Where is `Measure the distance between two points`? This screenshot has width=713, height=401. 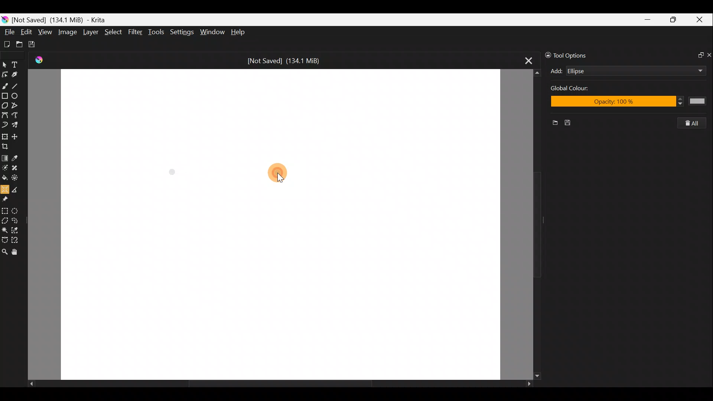 Measure the distance between two points is located at coordinates (17, 189).